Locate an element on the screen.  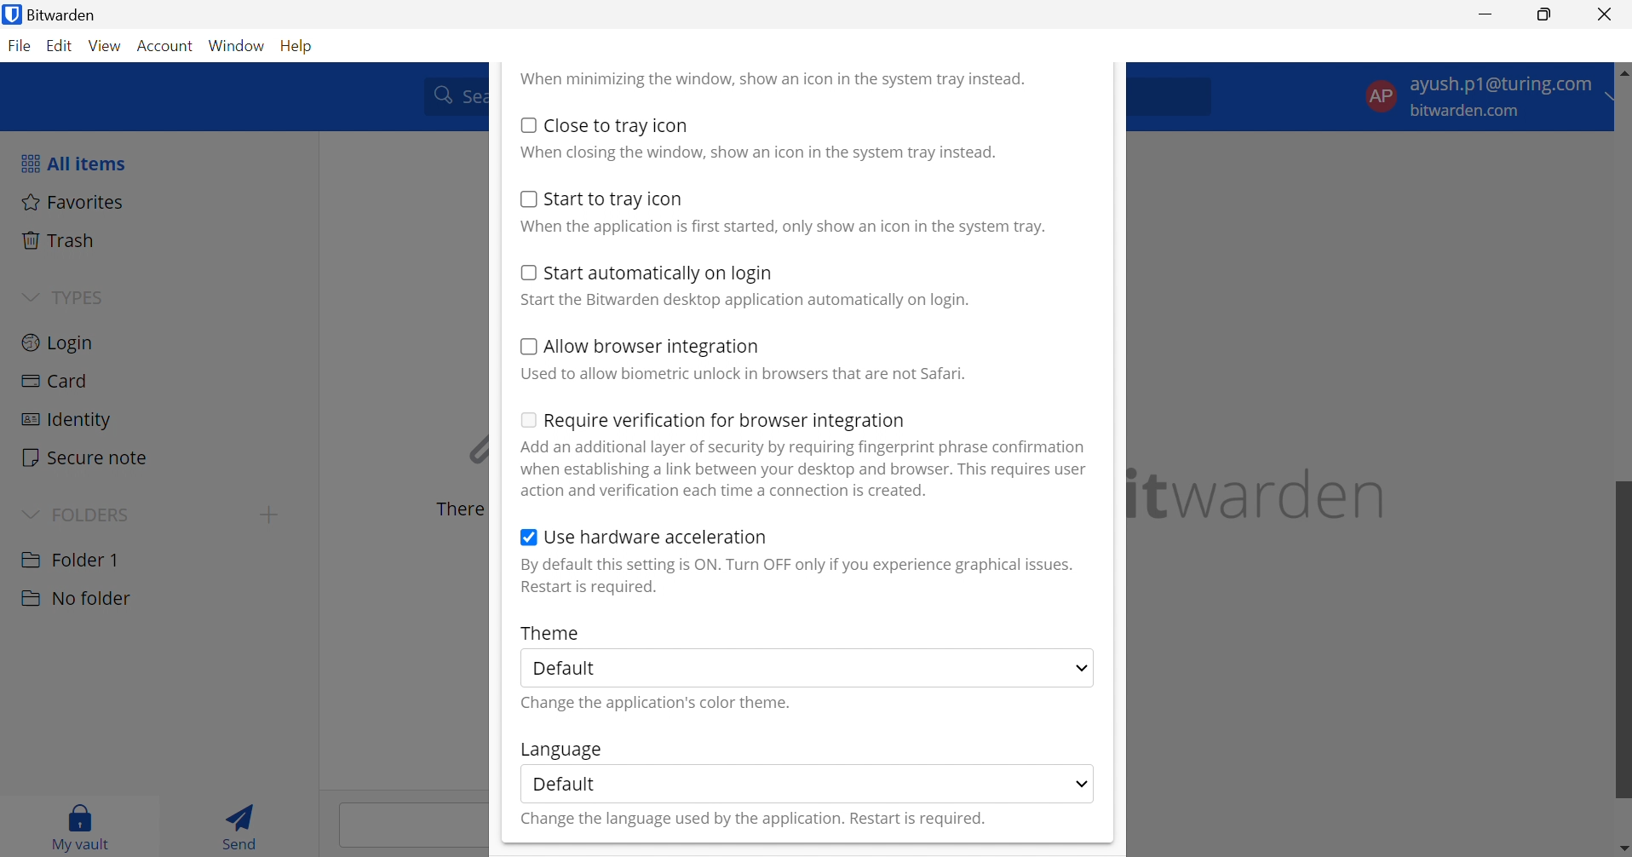
File is located at coordinates (22, 47).